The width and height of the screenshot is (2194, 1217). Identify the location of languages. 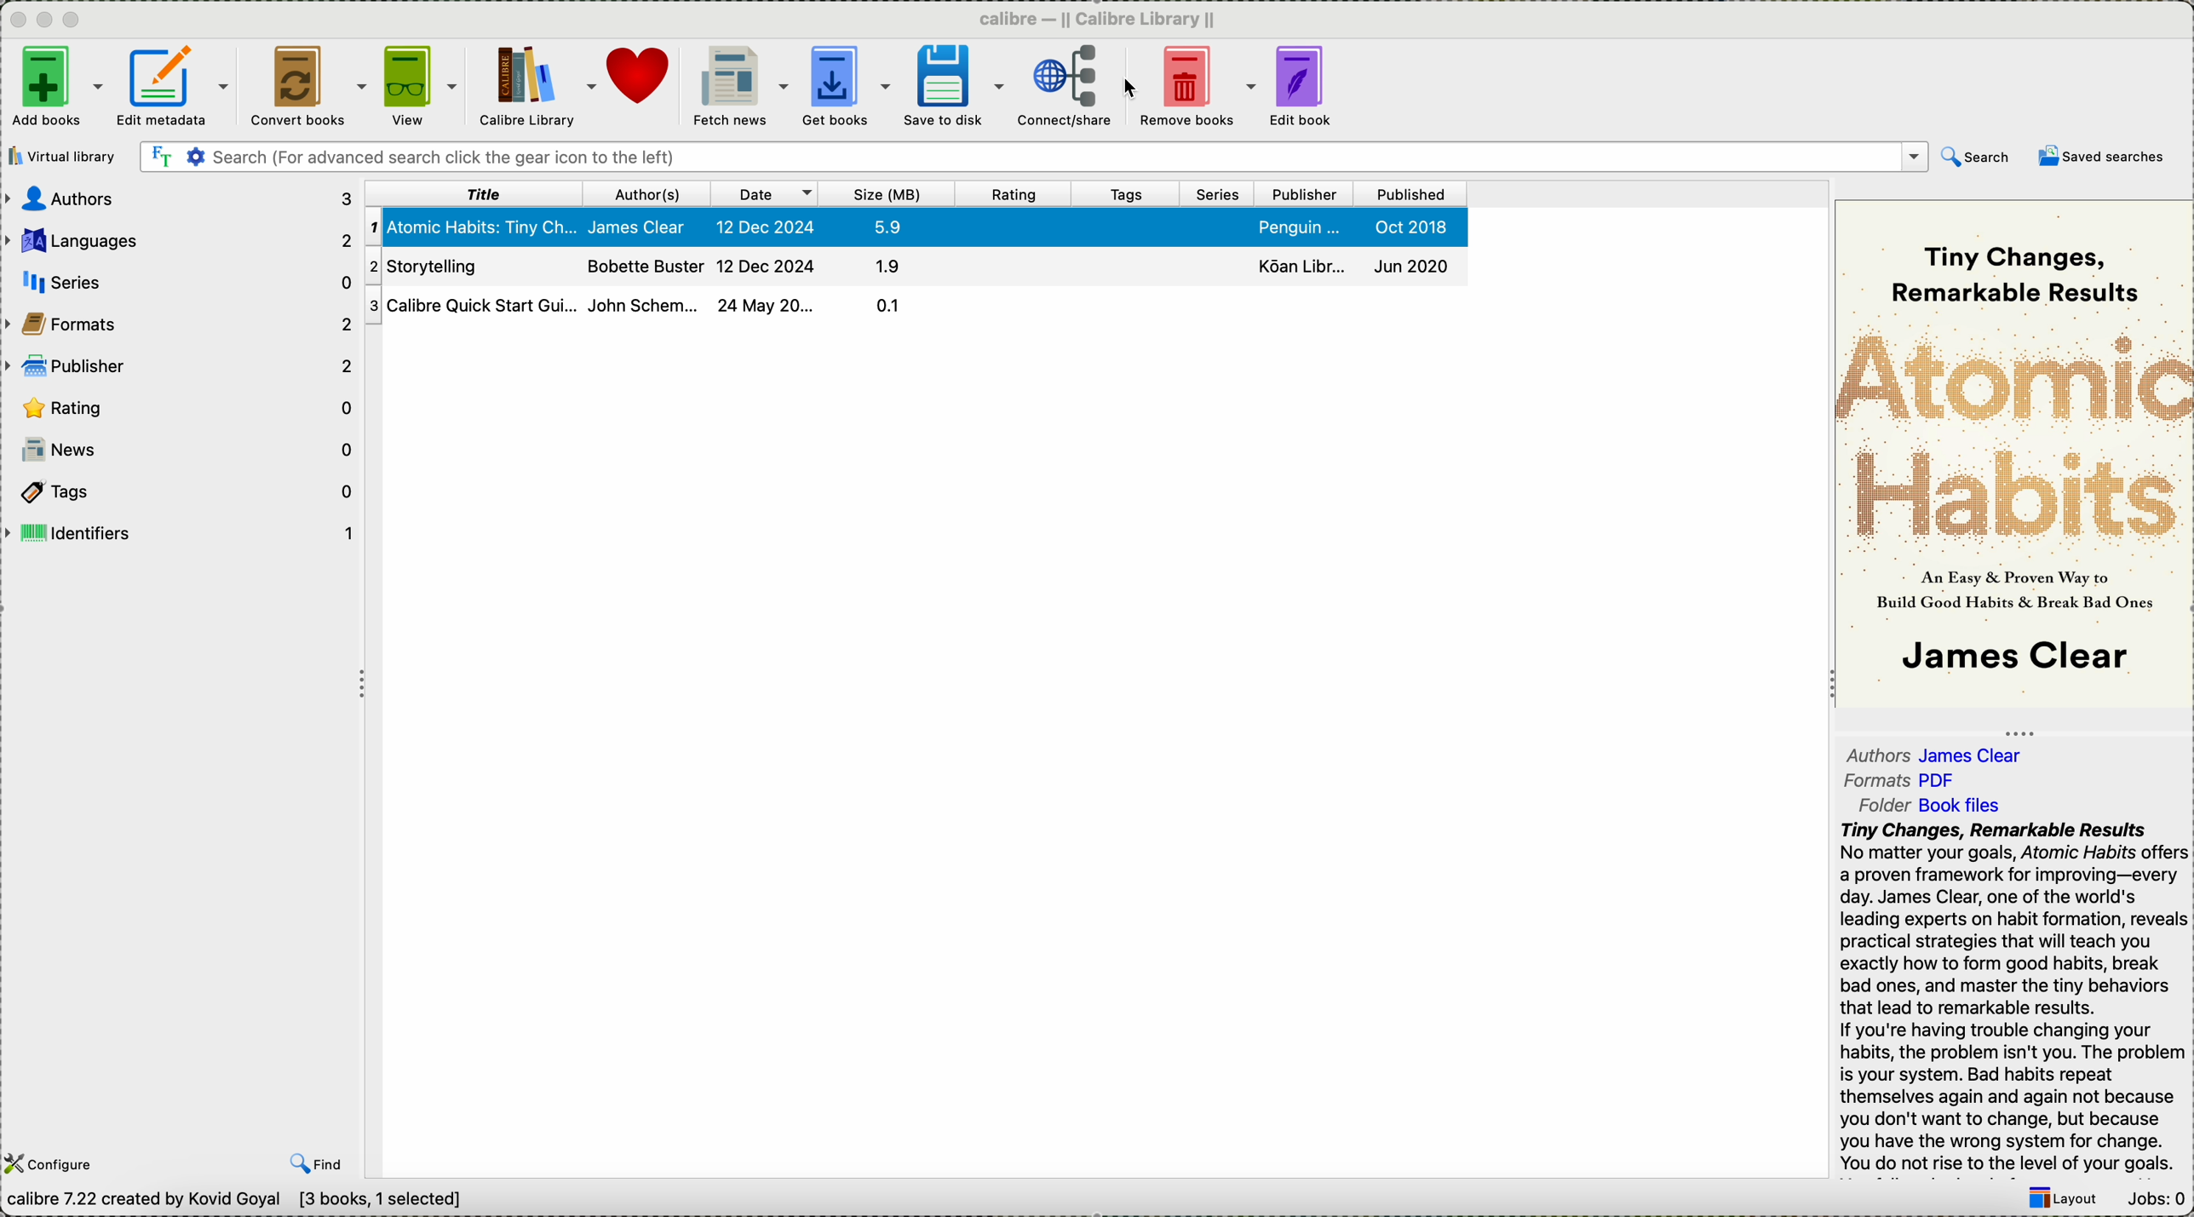
(180, 237).